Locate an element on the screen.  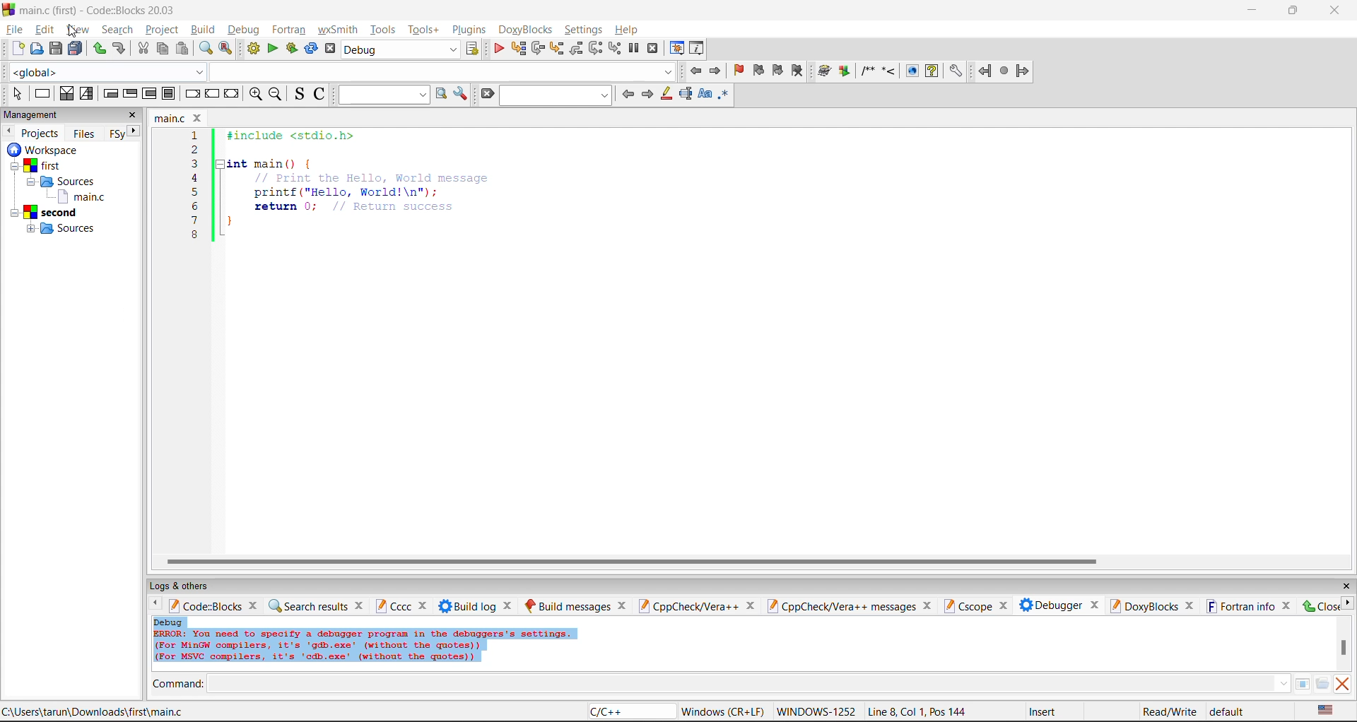
close is located at coordinates (1346, 585).